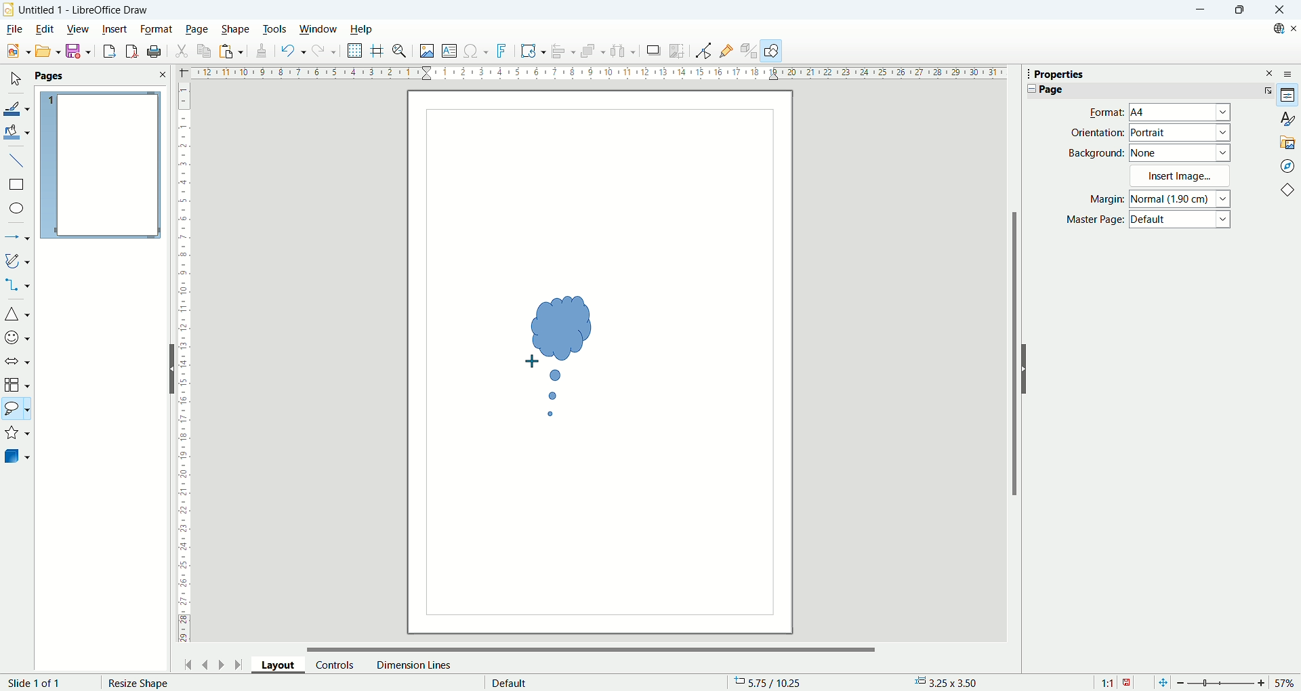 Image resolution: width=1301 pixels, height=691 pixels. Describe the element at coordinates (1095, 220) in the screenshot. I see `Master Page` at that location.